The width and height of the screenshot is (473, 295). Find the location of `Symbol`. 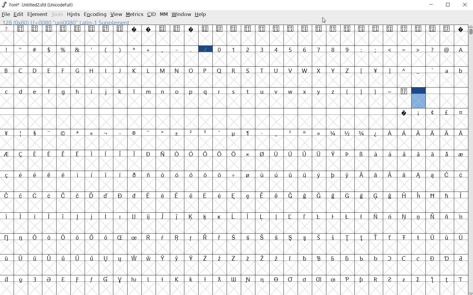

Symbol is located at coordinates (348, 237).